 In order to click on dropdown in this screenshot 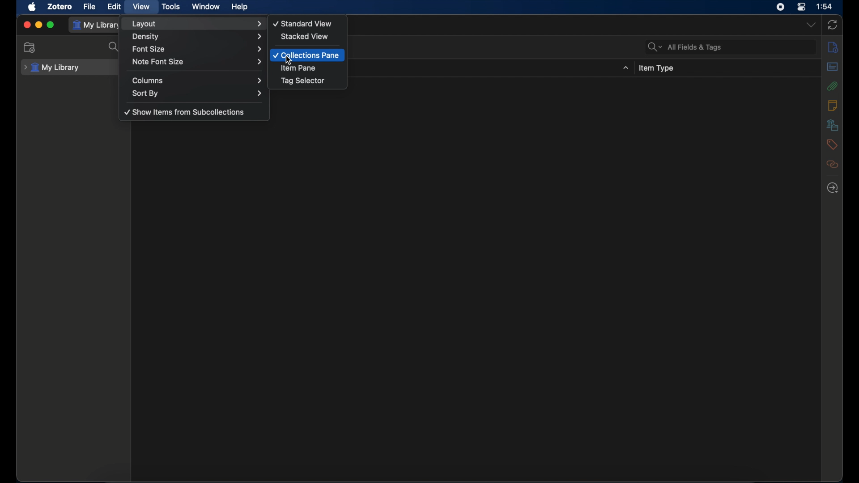, I will do `click(811, 25)`.